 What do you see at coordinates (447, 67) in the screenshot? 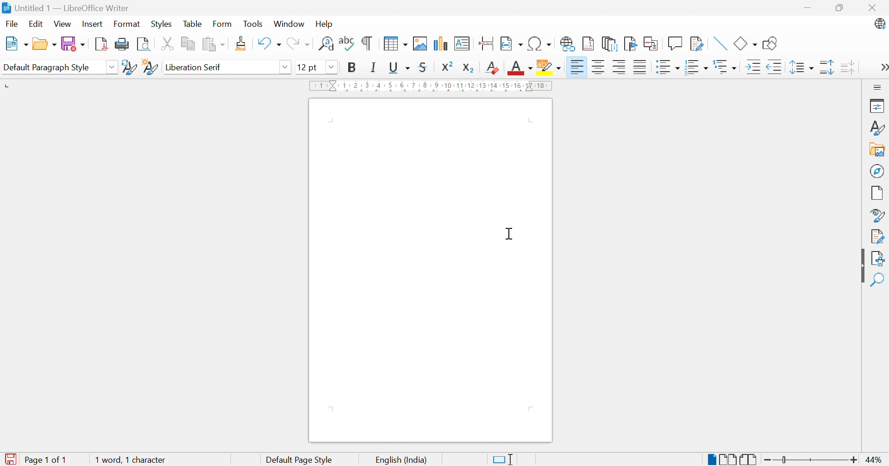
I see `Superscript` at bounding box center [447, 67].